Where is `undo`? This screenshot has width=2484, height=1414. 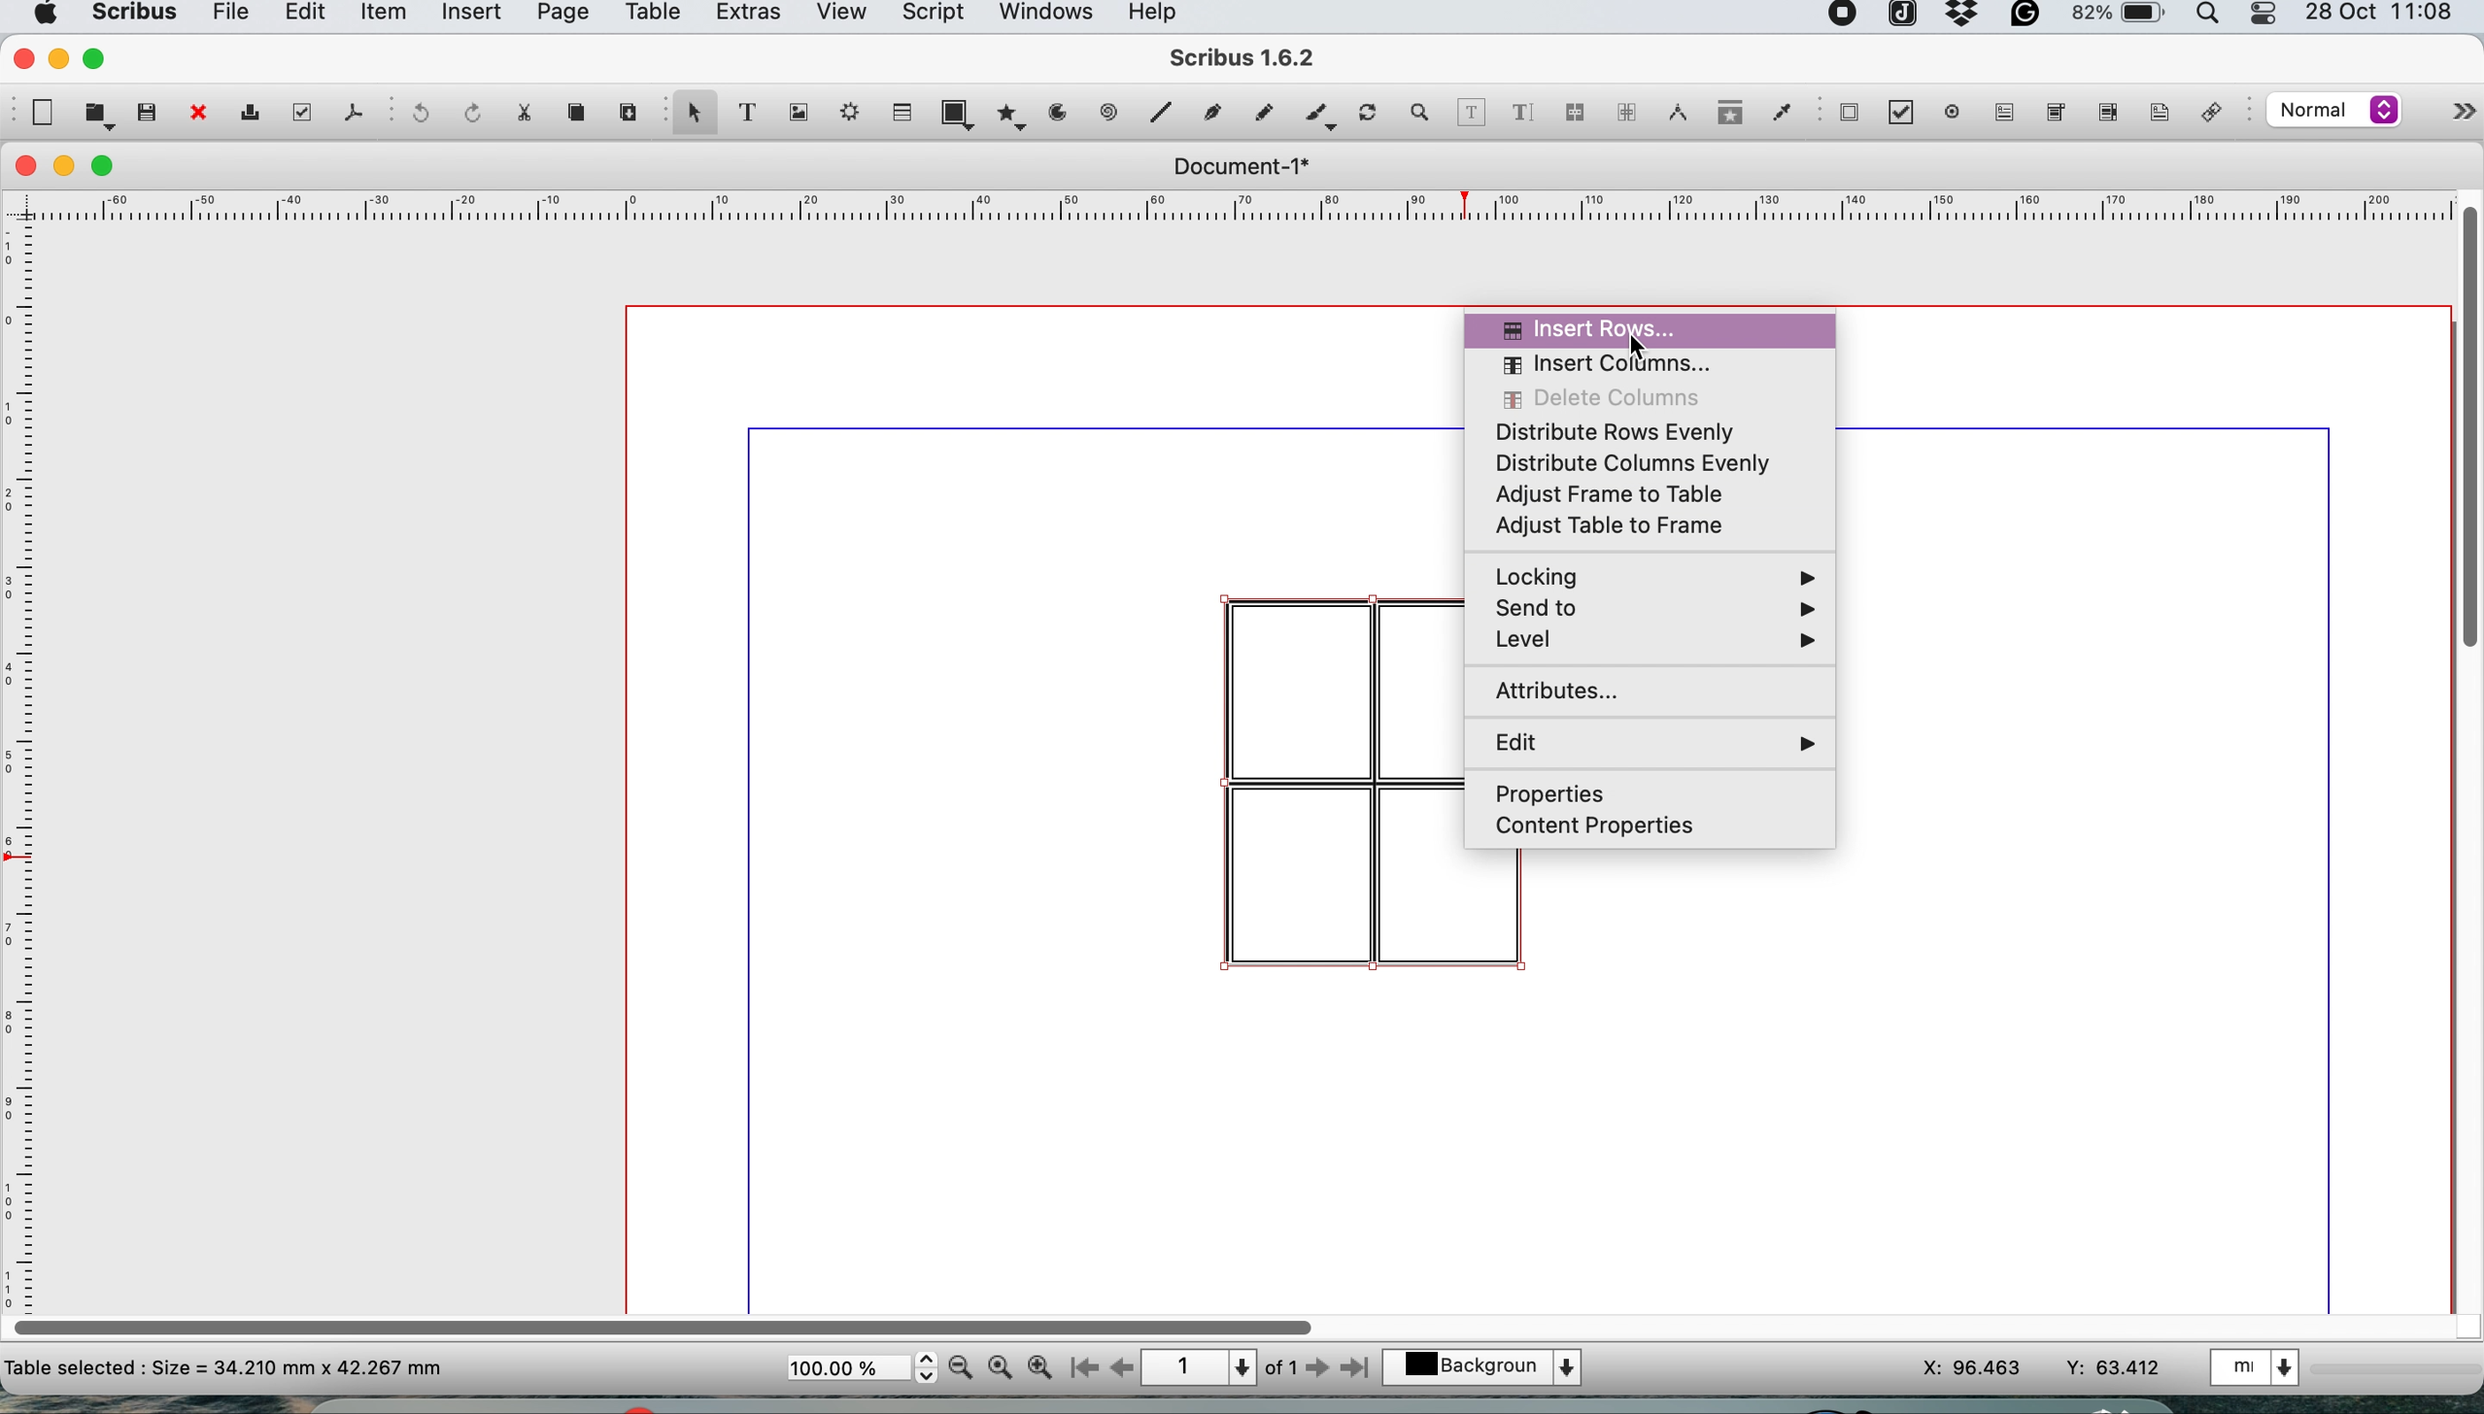 undo is located at coordinates (417, 115).